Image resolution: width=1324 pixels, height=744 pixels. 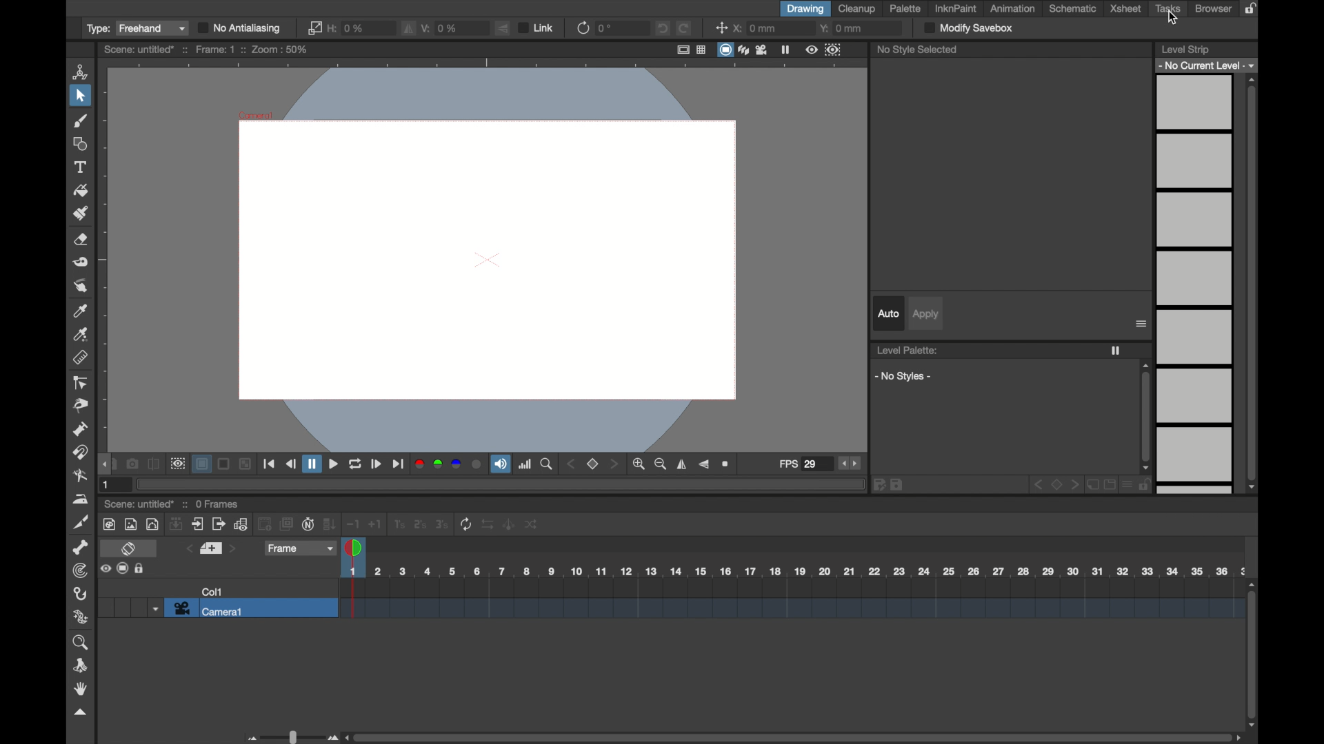 What do you see at coordinates (354, 550) in the screenshot?
I see `playhead` at bounding box center [354, 550].